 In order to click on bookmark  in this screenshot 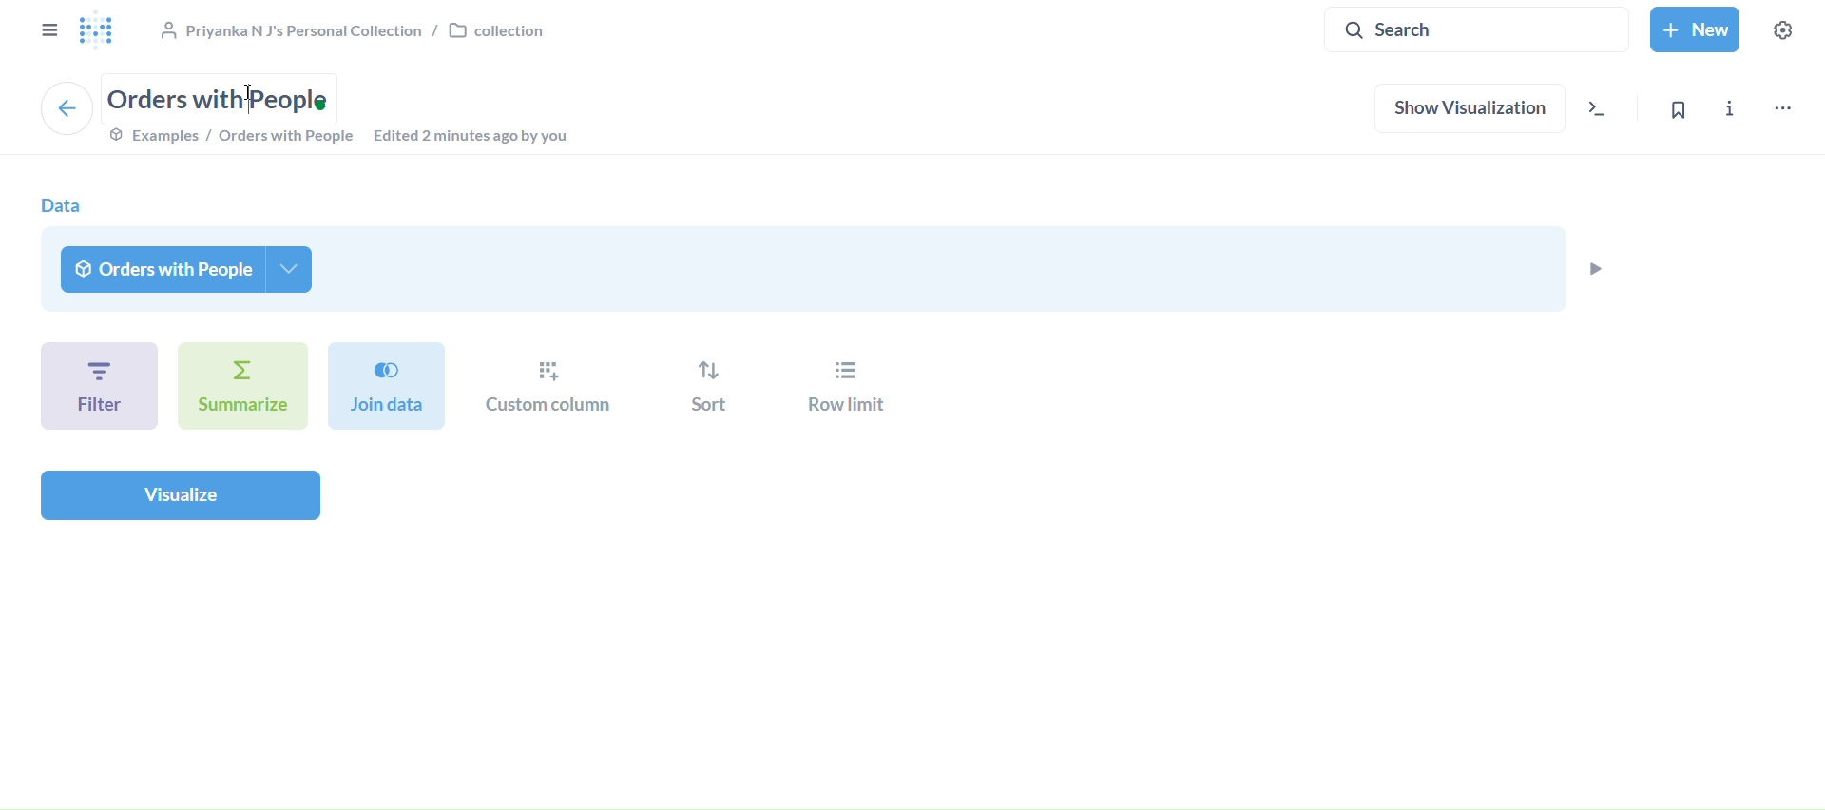, I will do `click(1688, 109)`.